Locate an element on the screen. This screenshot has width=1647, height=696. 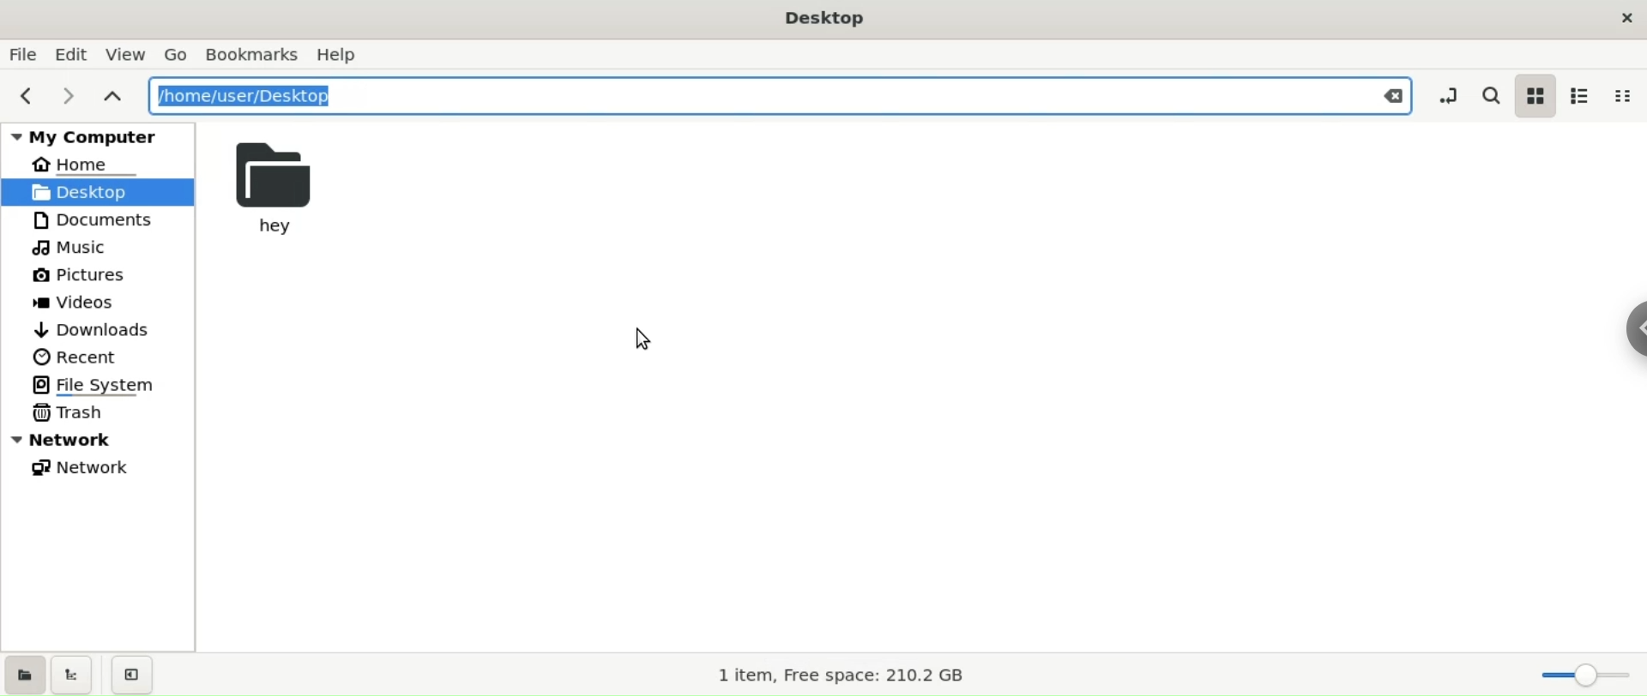
network is located at coordinates (86, 471).